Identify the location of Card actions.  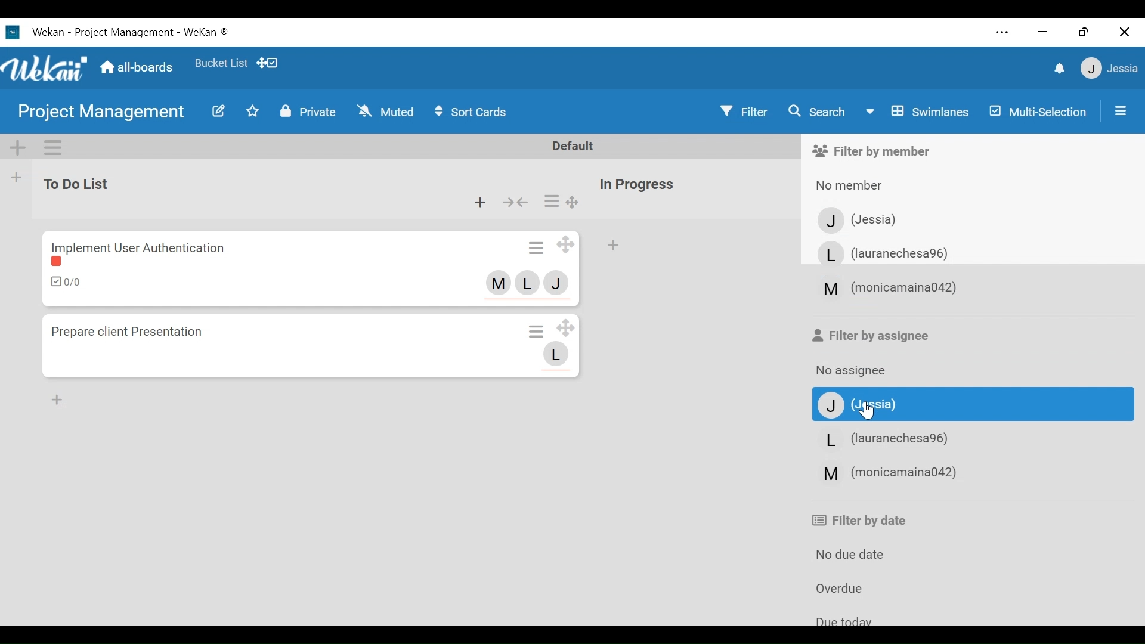
(535, 331).